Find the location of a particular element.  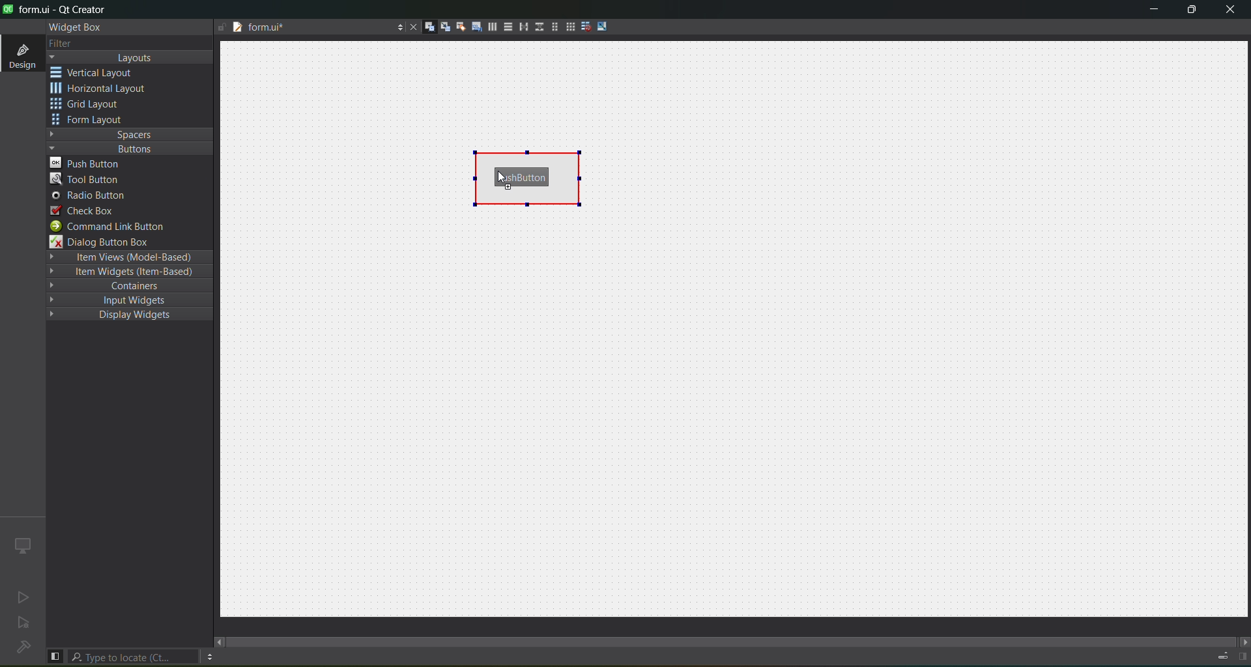

options is located at coordinates (209, 657).